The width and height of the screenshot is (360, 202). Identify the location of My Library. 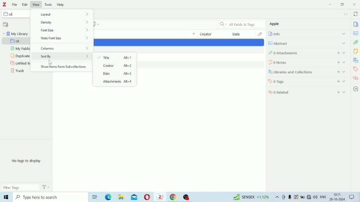
(17, 34).